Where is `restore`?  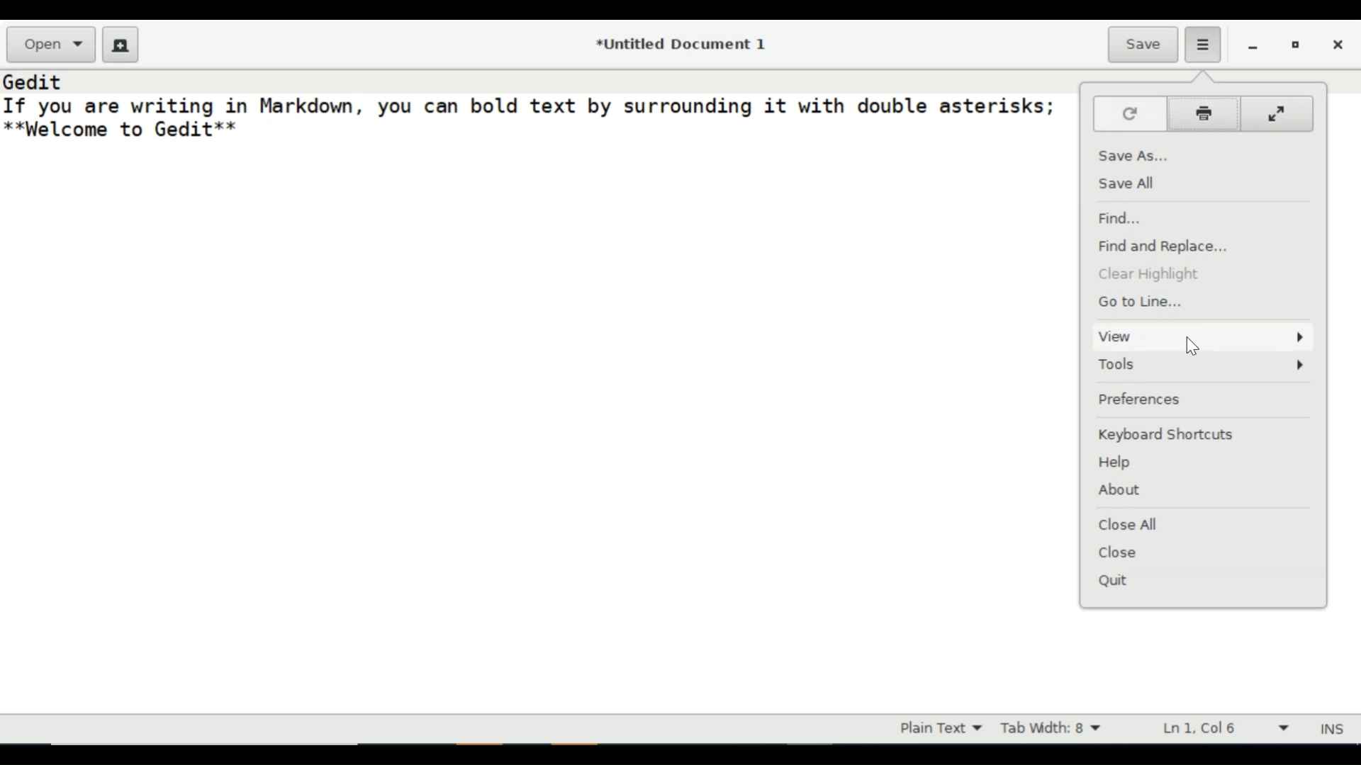
restore is located at coordinates (1300, 45).